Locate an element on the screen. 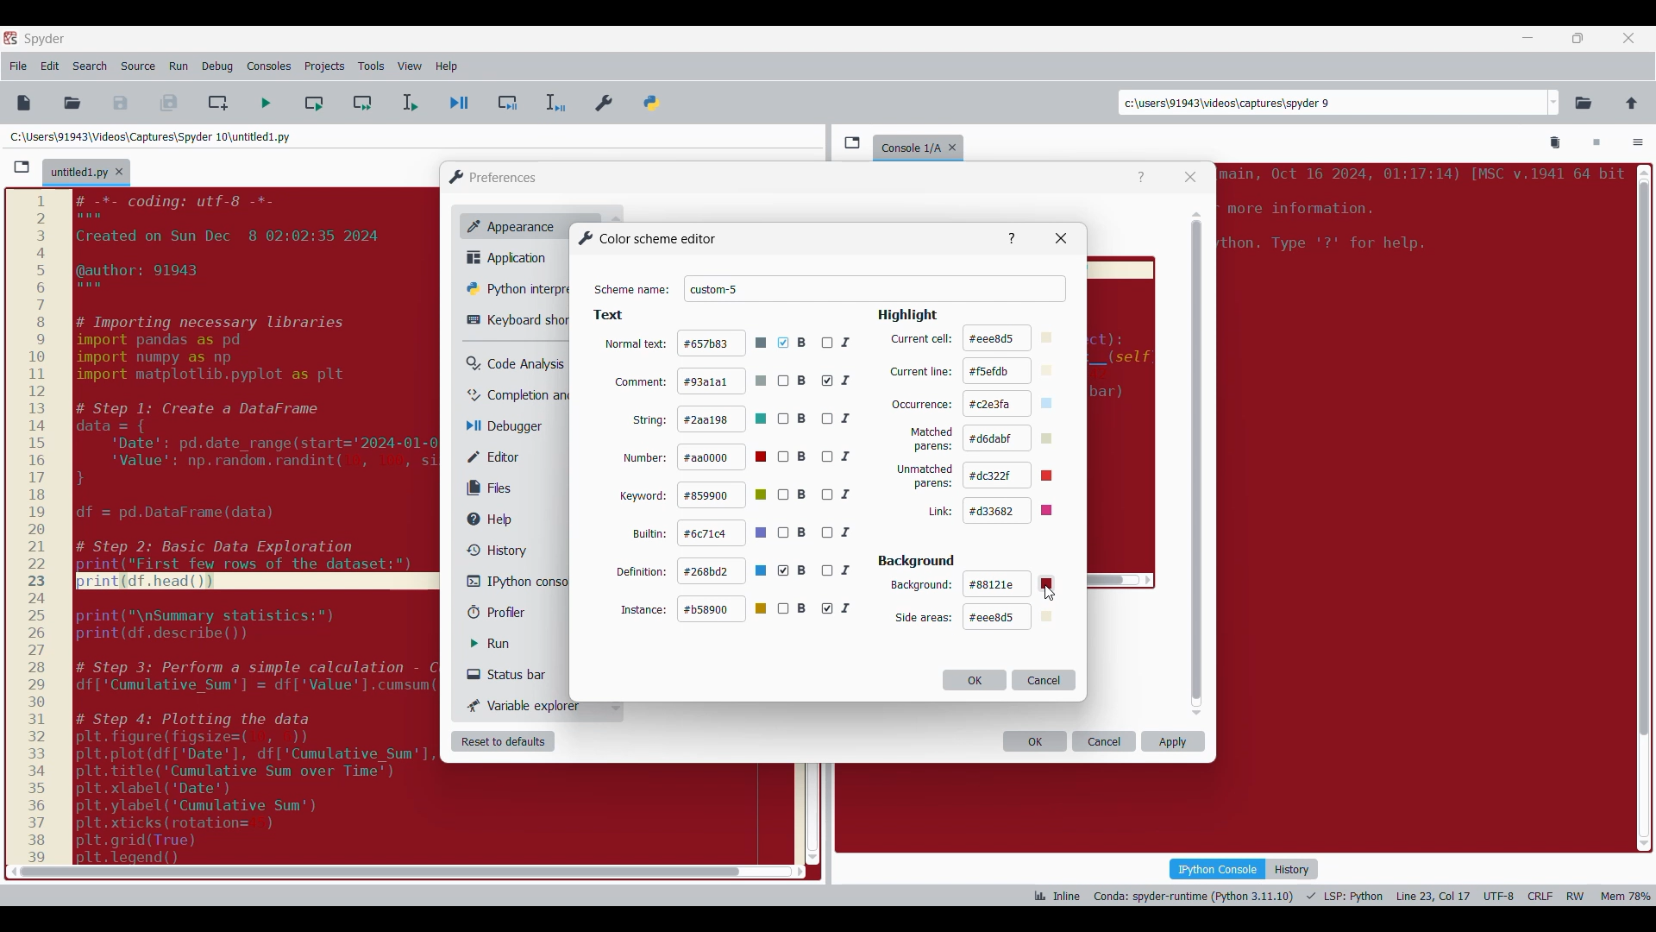  #657b83 is located at coordinates (723, 343).